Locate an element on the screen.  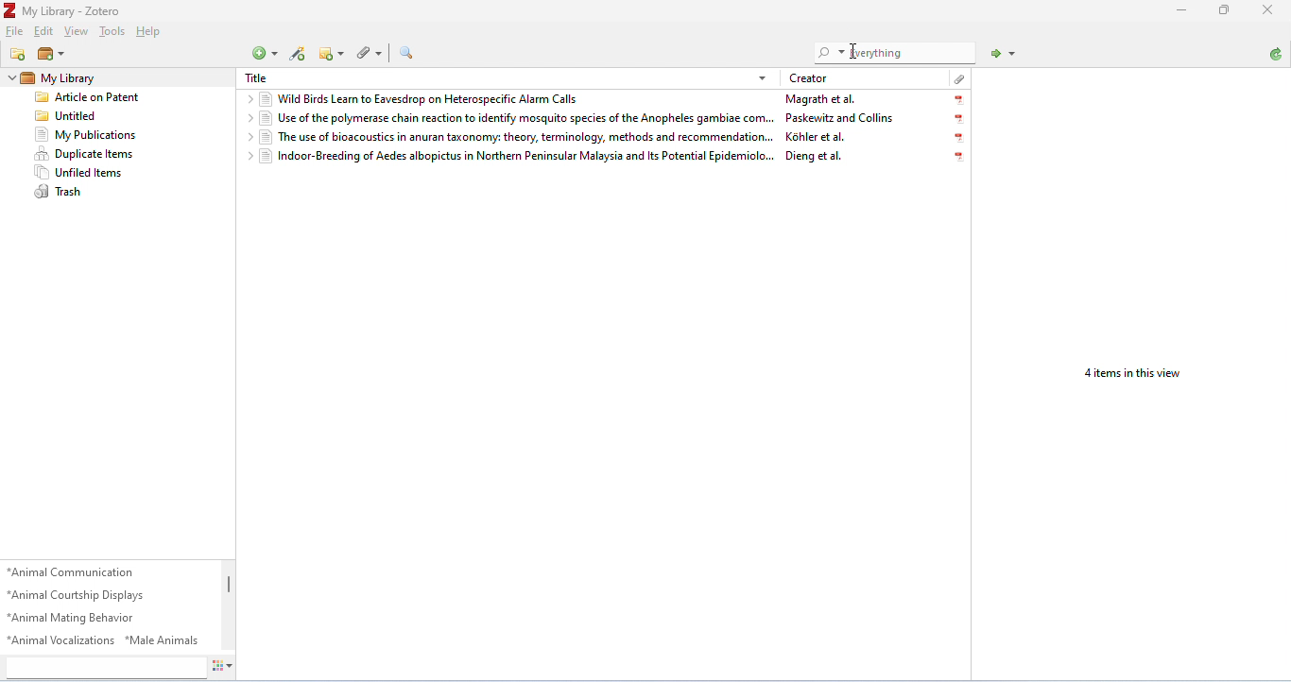
Advanced Search is located at coordinates (405, 53).